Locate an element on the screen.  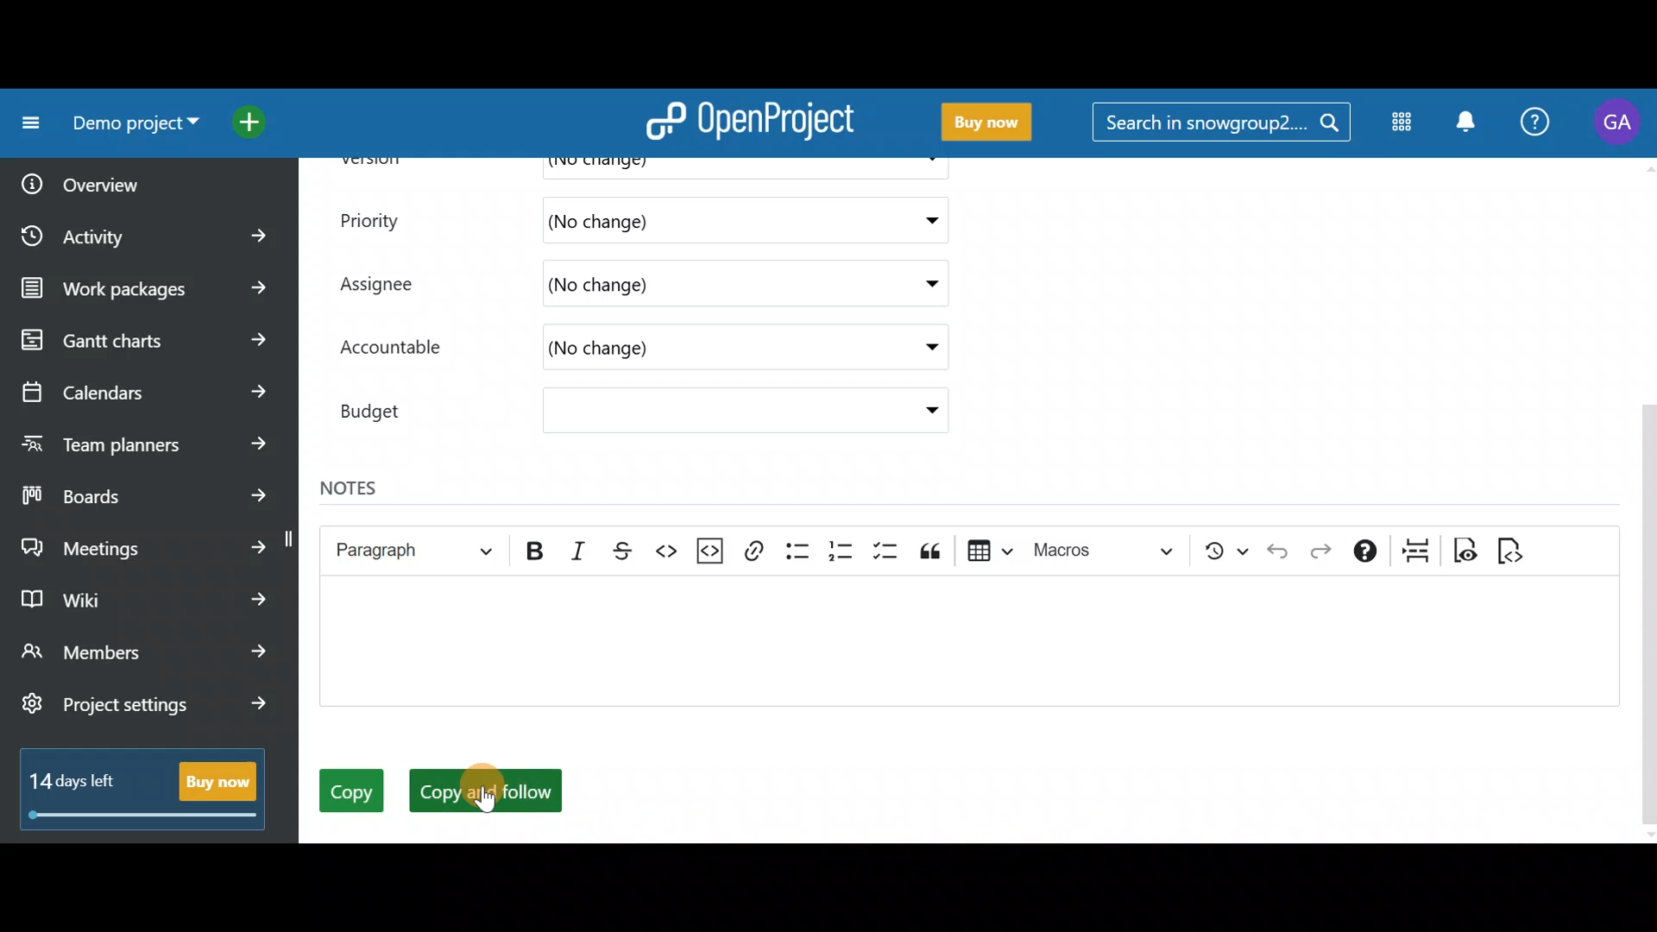
Work packages is located at coordinates (148, 288).